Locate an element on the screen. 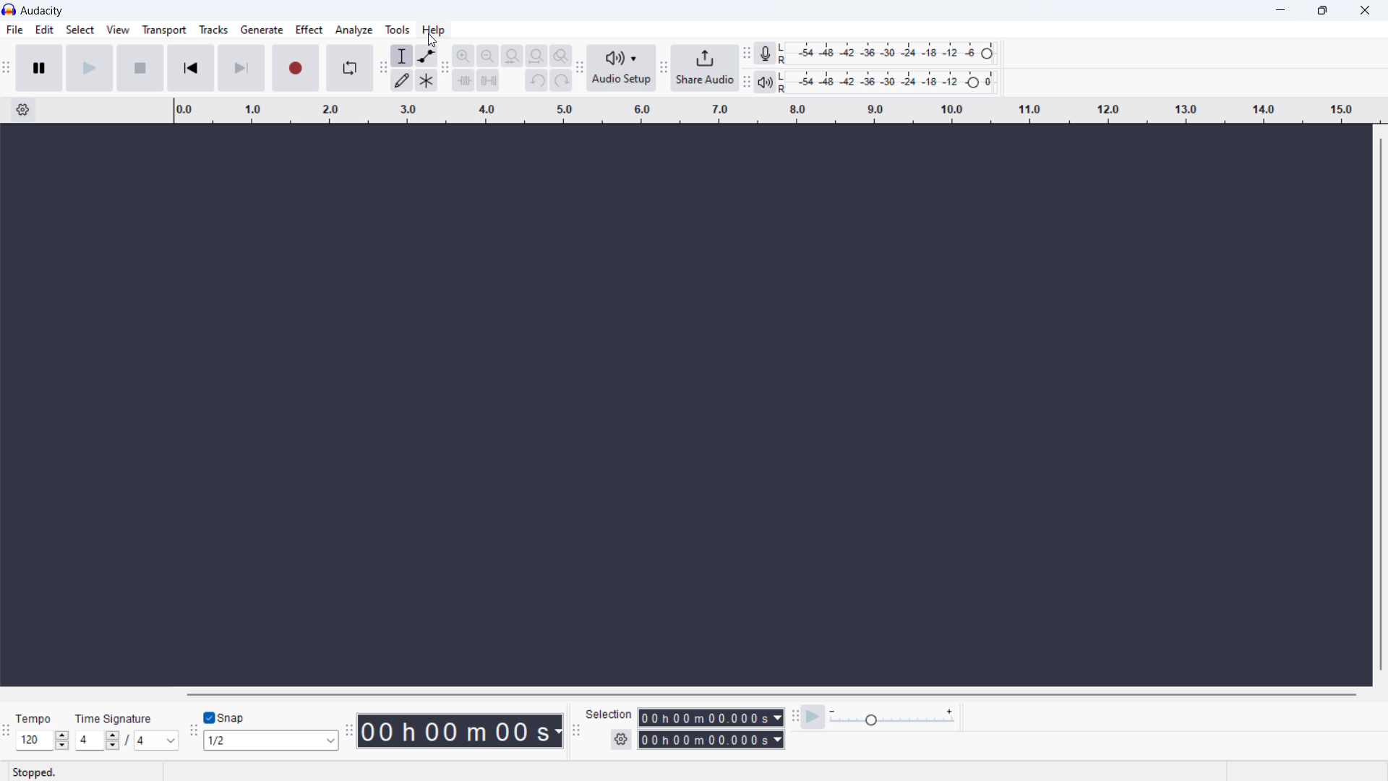 The image size is (1388, 781). set time signature is located at coordinates (123, 741).